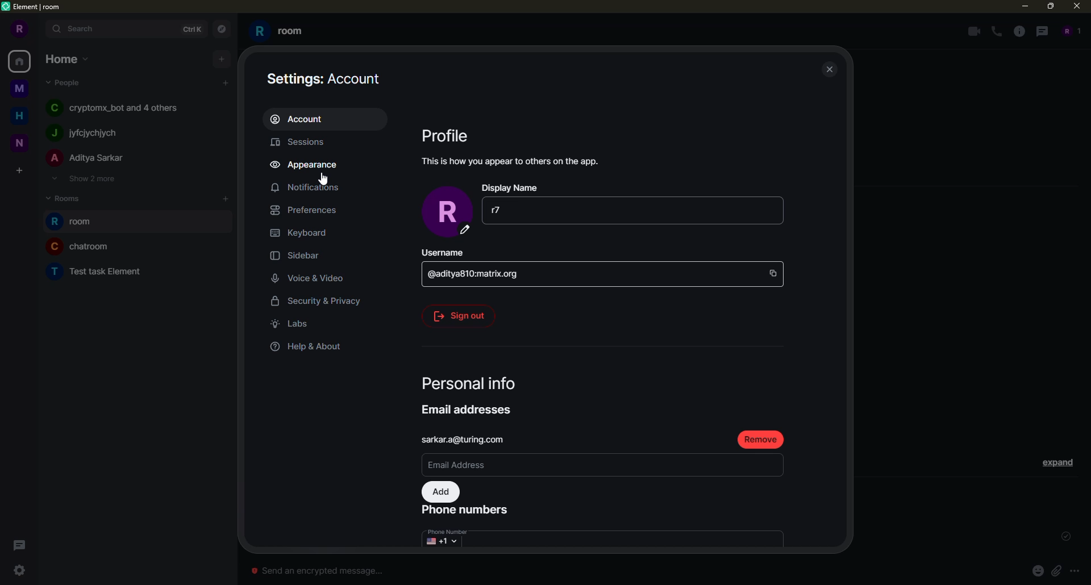 The image size is (1091, 585). What do you see at coordinates (460, 315) in the screenshot?
I see `sign out` at bounding box center [460, 315].